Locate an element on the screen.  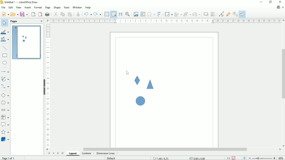
Snap to grid is located at coordinates (114, 14).